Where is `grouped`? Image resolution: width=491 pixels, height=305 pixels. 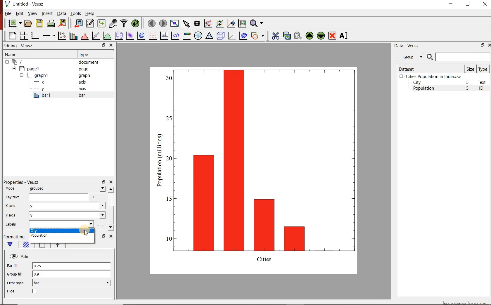
grouped is located at coordinates (67, 189).